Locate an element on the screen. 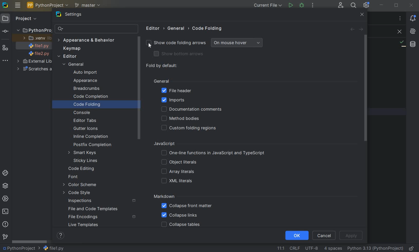 Image resolution: width=419 pixels, height=252 pixels. AUTO IMPORT is located at coordinates (85, 73).